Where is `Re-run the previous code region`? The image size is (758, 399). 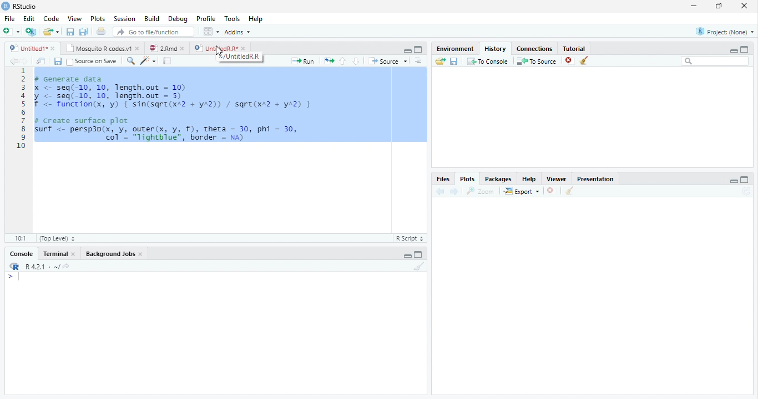
Re-run the previous code region is located at coordinates (329, 60).